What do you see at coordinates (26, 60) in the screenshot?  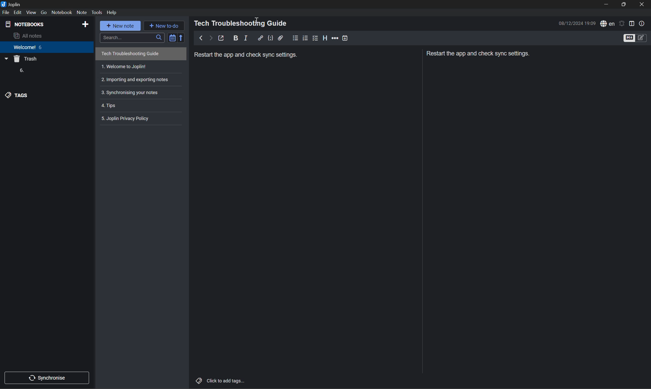 I see `Trash` at bounding box center [26, 60].